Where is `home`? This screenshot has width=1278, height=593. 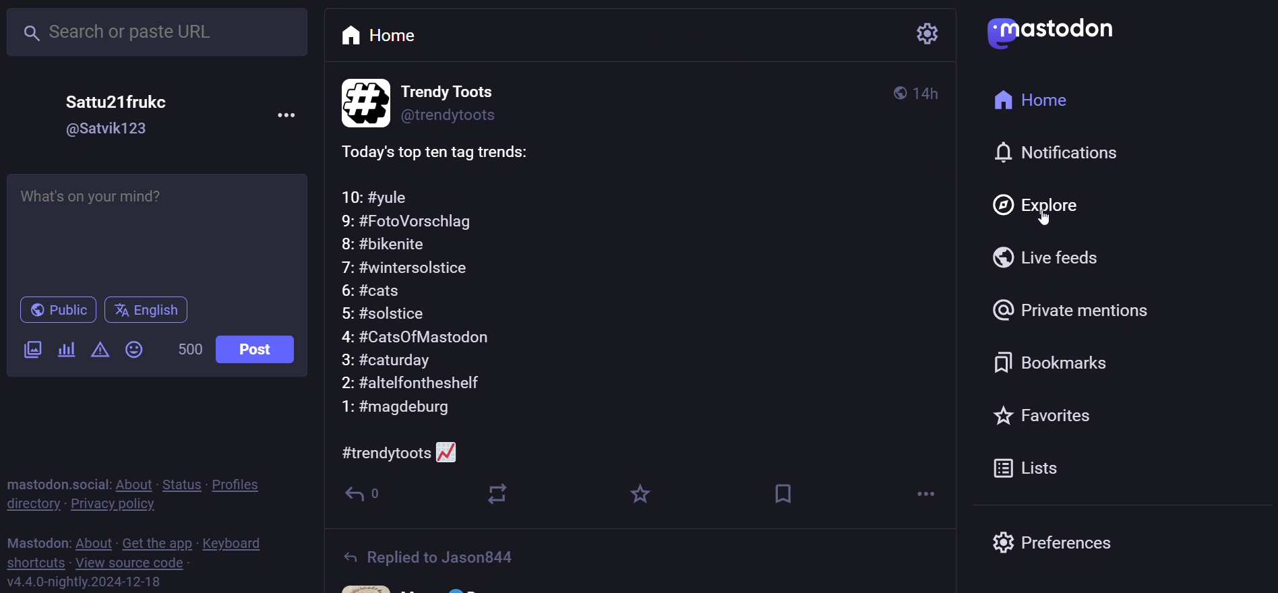 home is located at coordinates (1031, 100).